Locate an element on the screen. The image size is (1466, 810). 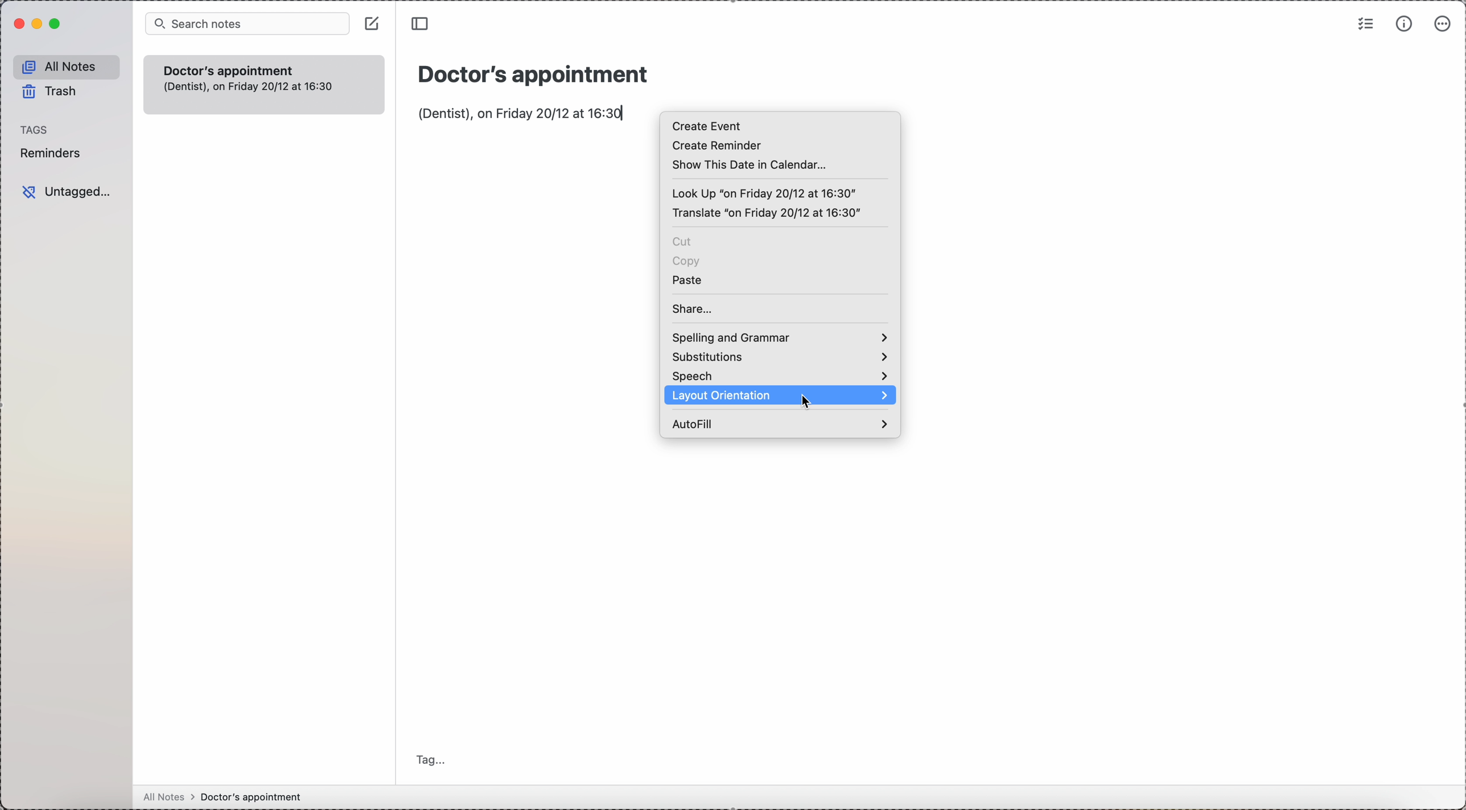
body text: dentist on friday 20/12 at 16:30 is located at coordinates (520, 113).